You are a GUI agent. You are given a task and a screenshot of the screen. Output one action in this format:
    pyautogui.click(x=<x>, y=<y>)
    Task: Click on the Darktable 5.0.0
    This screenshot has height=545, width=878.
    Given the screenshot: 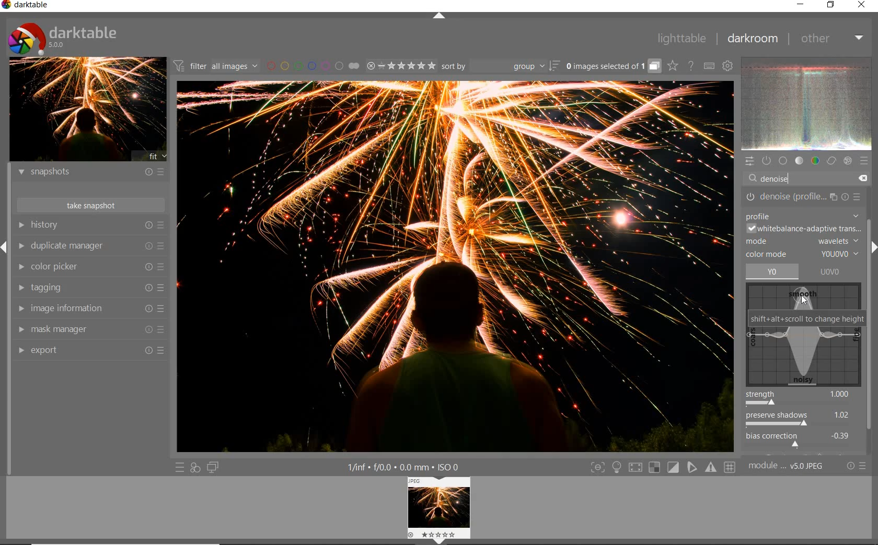 What is the action you would take?
    pyautogui.click(x=62, y=38)
    